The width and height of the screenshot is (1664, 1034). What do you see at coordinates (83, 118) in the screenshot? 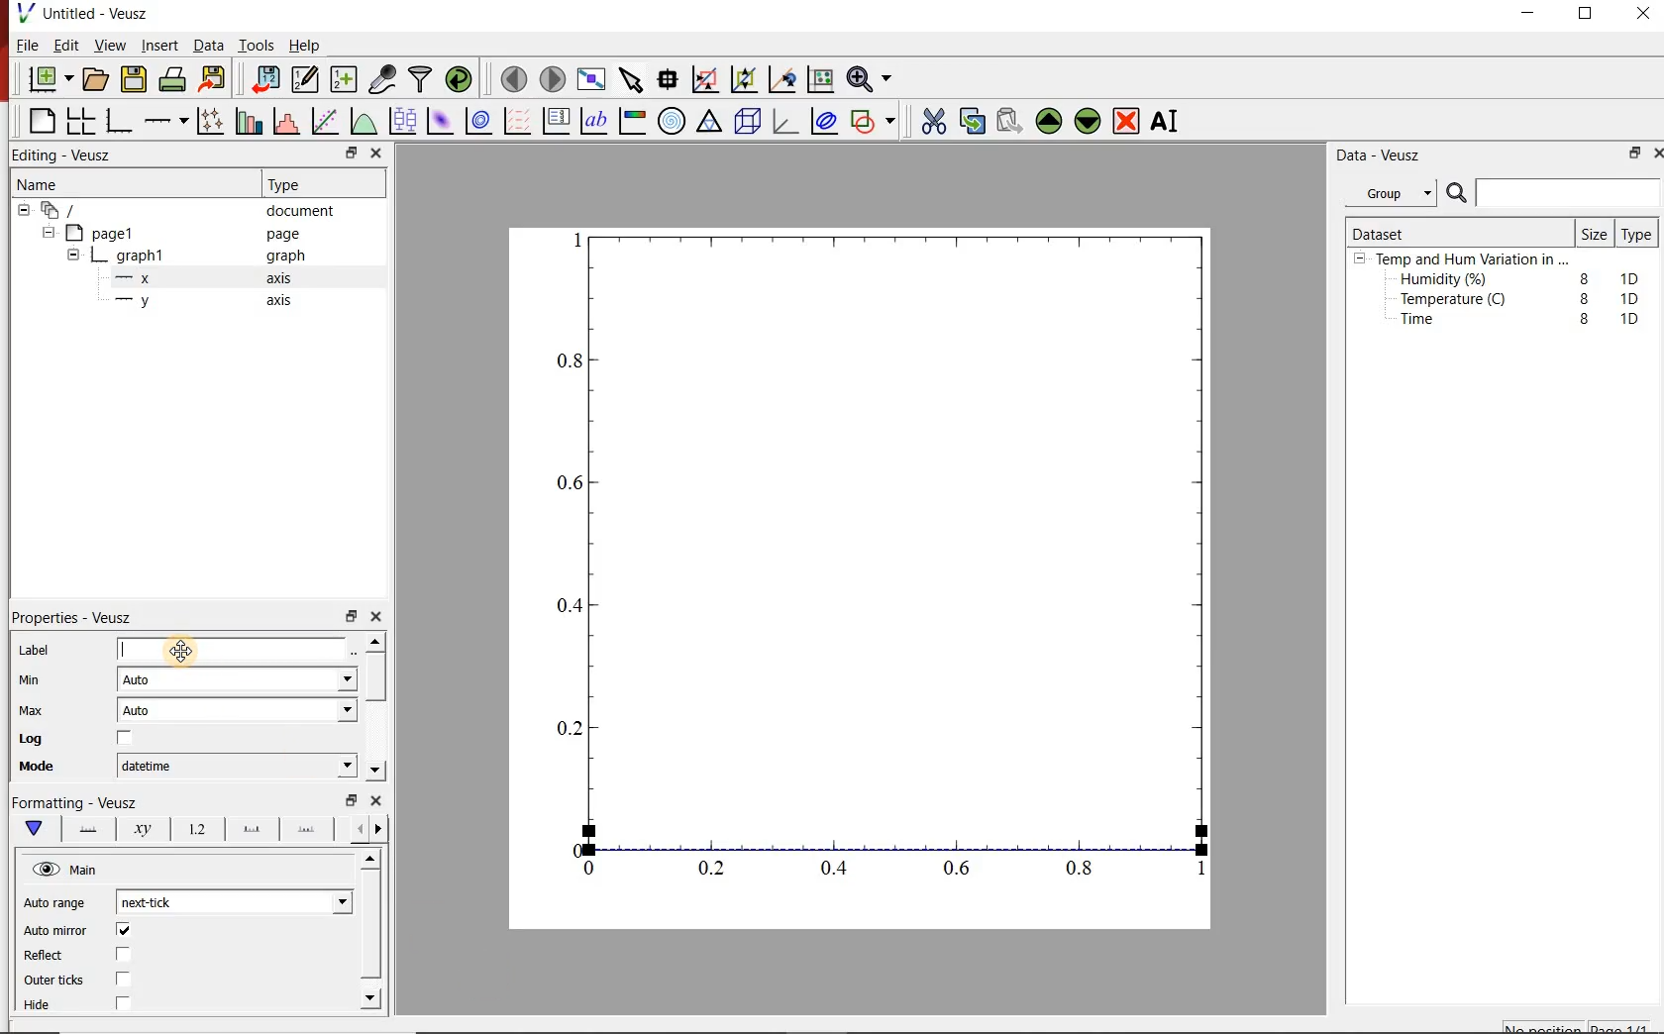
I see `arrange graphs in a grid` at bounding box center [83, 118].